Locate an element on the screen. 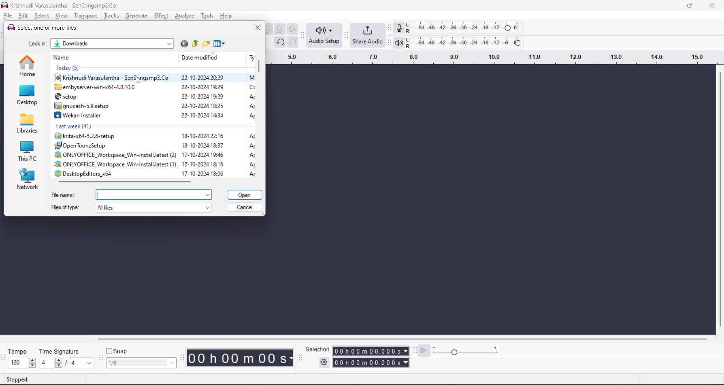 The width and height of the screenshot is (724, 385). time signature is located at coordinates (62, 352).